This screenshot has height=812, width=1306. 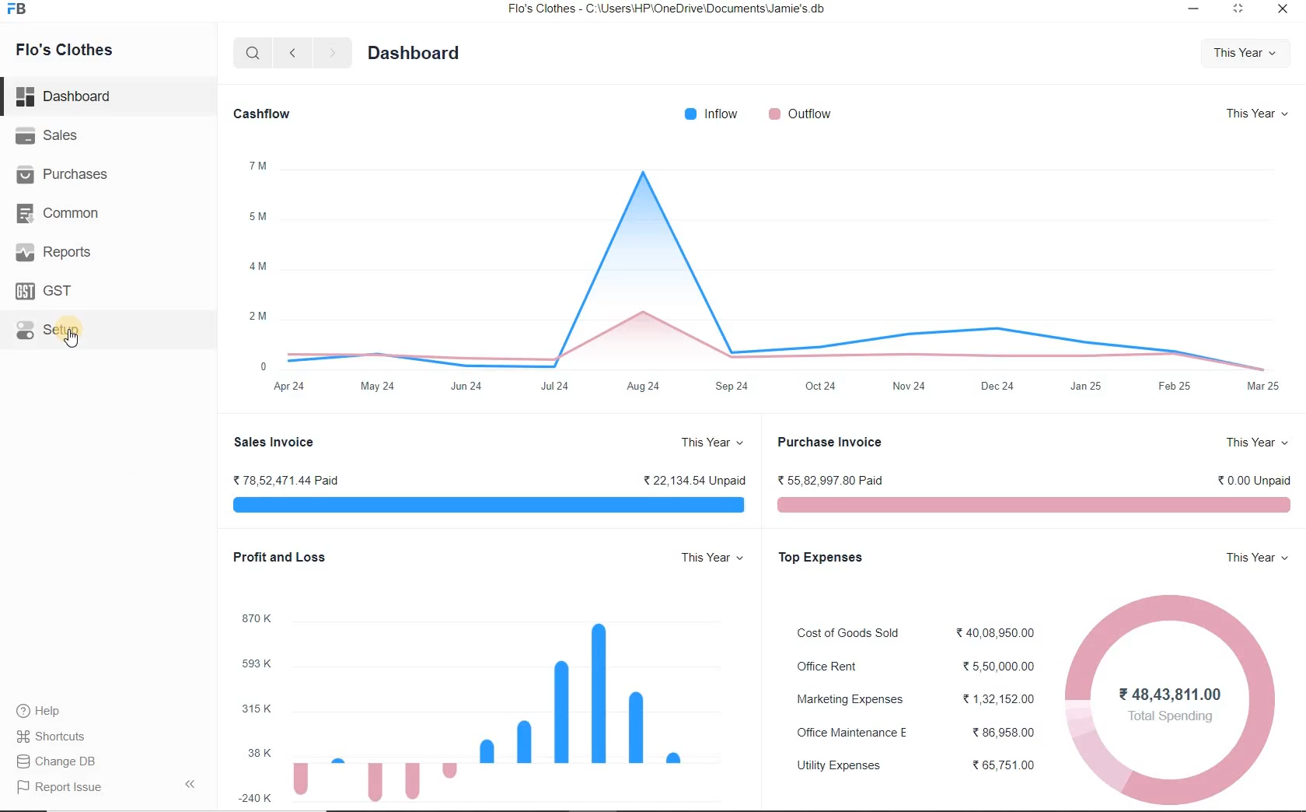 I want to click on 240K, so click(x=254, y=799).